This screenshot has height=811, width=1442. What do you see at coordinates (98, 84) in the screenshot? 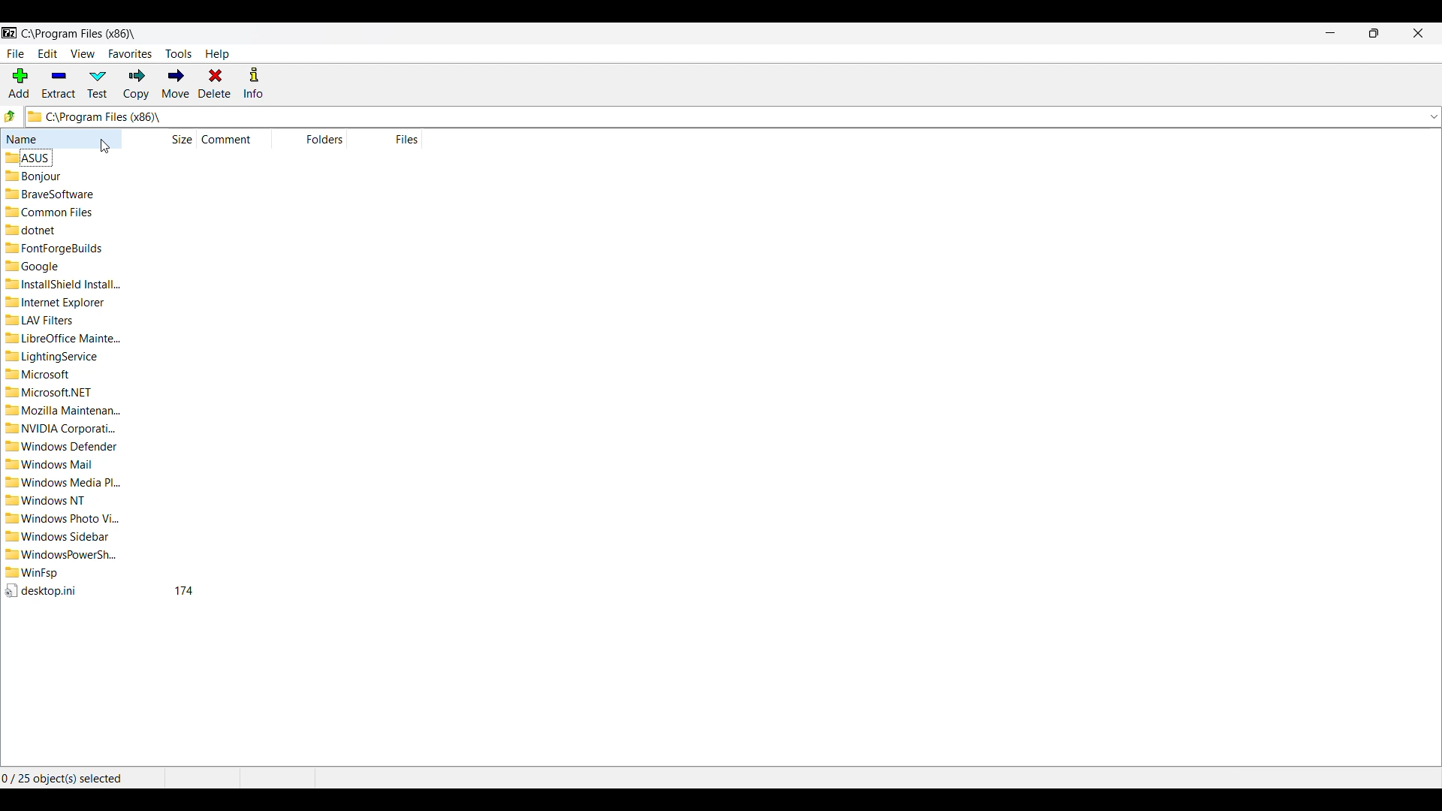
I see `Test` at bounding box center [98, 84].